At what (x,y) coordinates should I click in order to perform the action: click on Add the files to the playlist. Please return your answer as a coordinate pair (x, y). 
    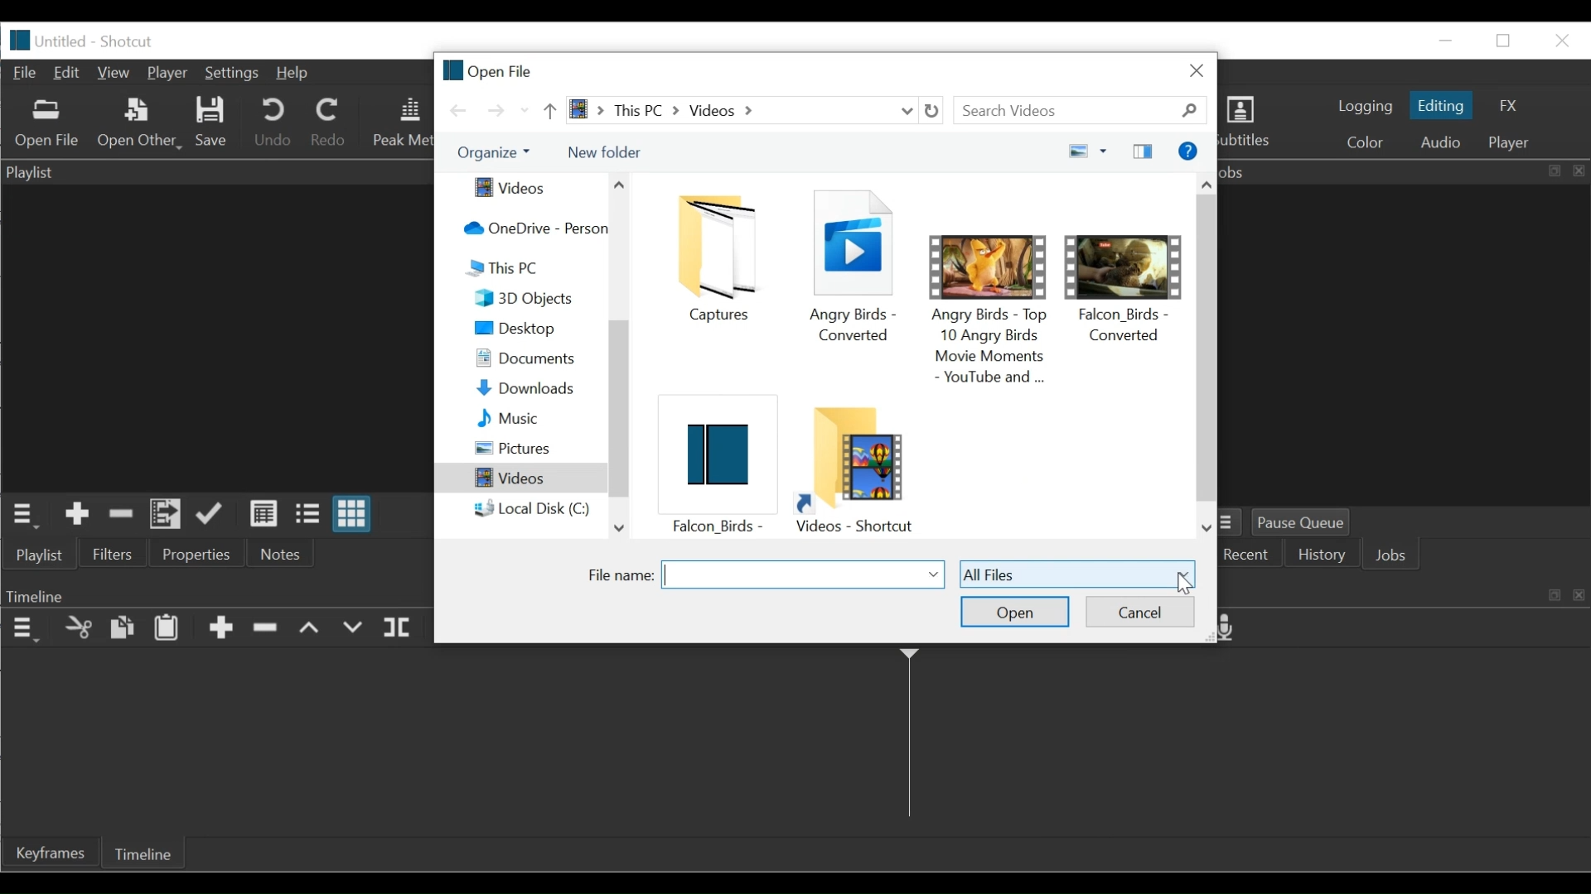
    Looking at the image, I should click on (165, 514).